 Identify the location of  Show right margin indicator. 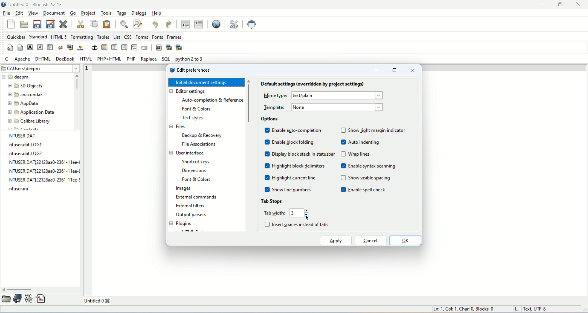
(379, 131).